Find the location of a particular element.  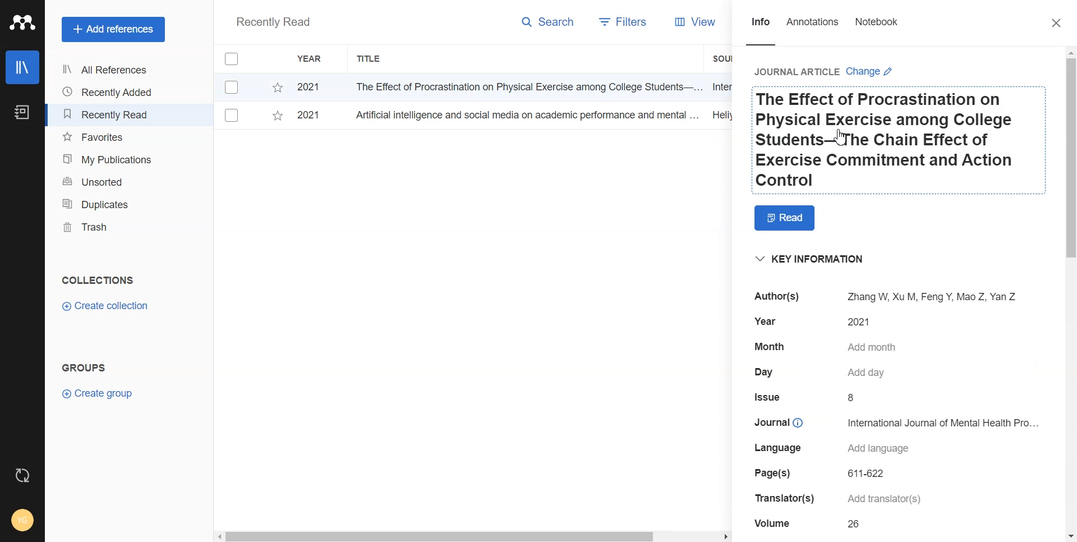

Annotations is located at coordinates (814, 30).